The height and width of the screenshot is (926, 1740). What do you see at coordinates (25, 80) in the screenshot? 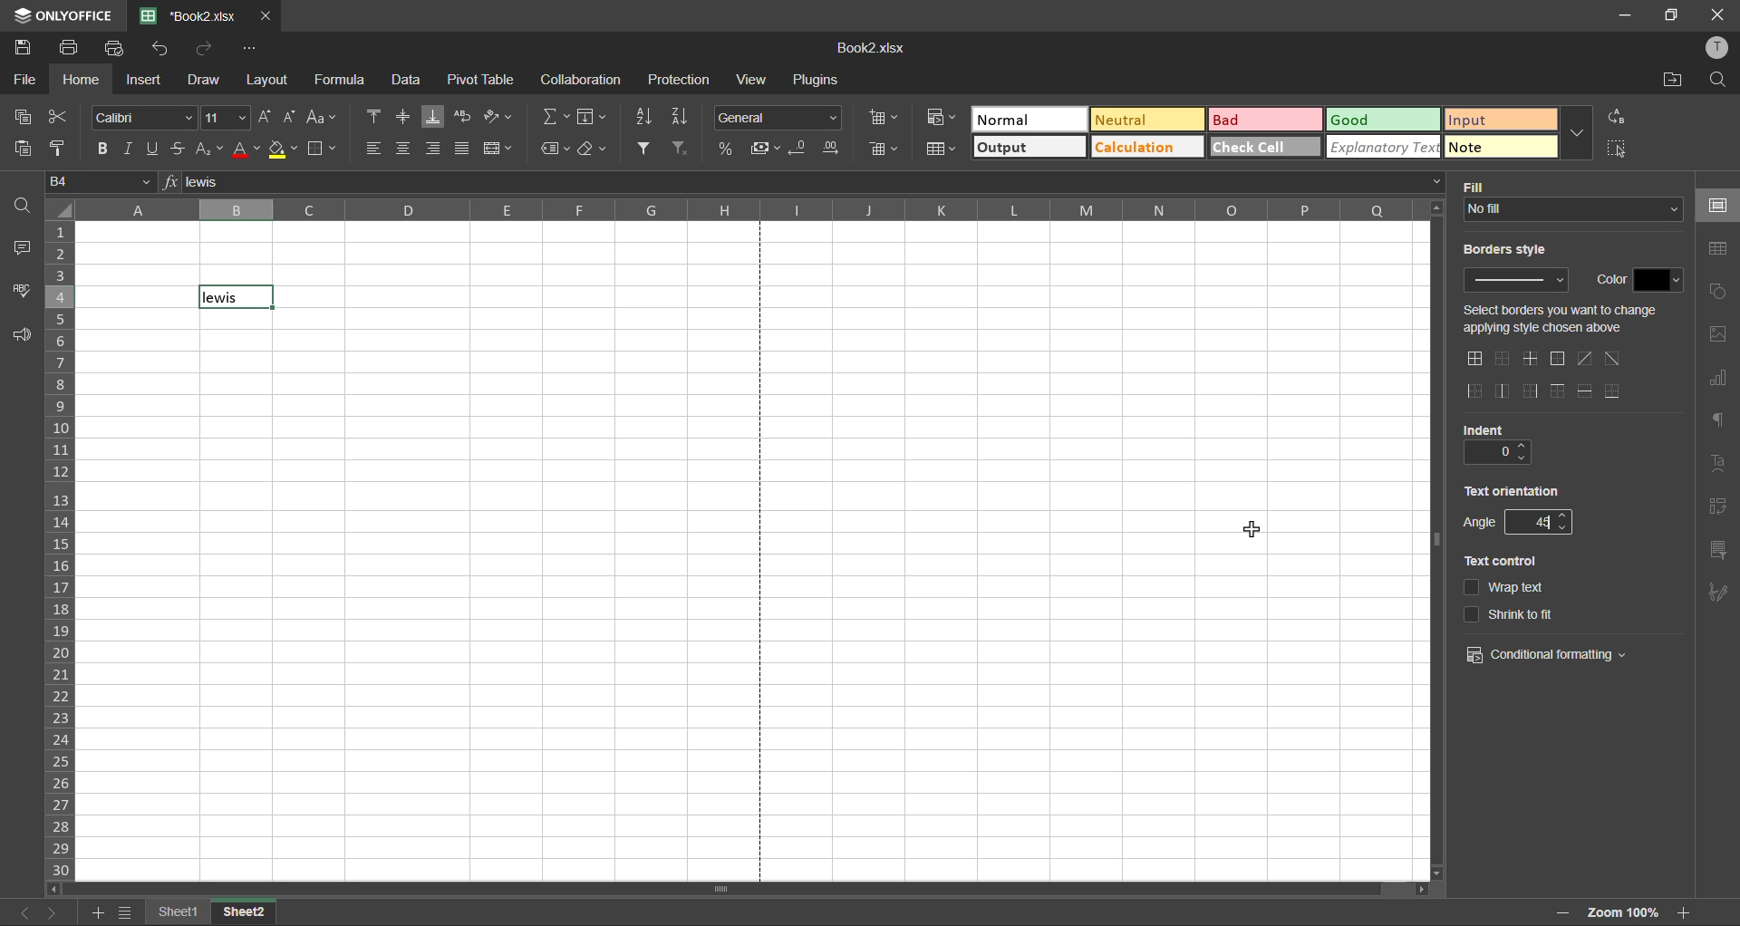
I see `file` at bounding box center [25, 80].